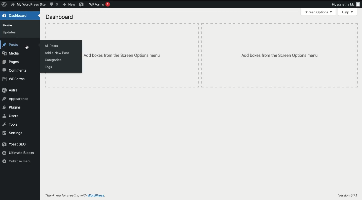  Describe the element at coordinates (52, 46) in the screenshot. I see `All posts ` at that location.